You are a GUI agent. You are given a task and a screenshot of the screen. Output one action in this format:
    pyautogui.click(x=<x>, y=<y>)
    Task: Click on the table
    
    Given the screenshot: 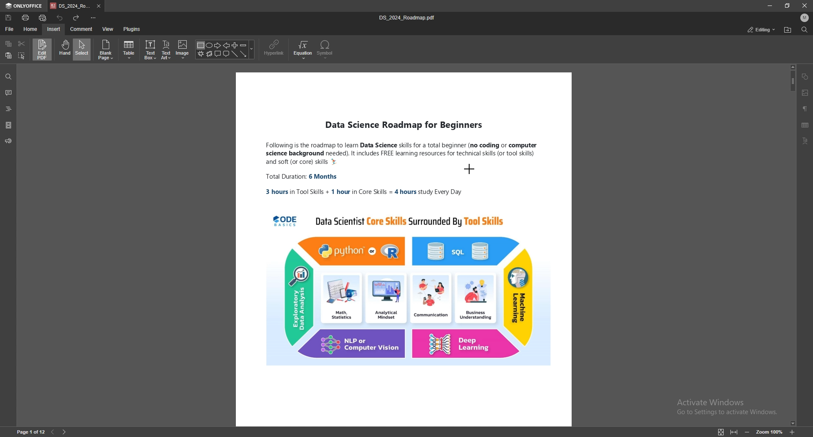 What is the action you would take?
    pyautogui.click(x=806, y=125)
    